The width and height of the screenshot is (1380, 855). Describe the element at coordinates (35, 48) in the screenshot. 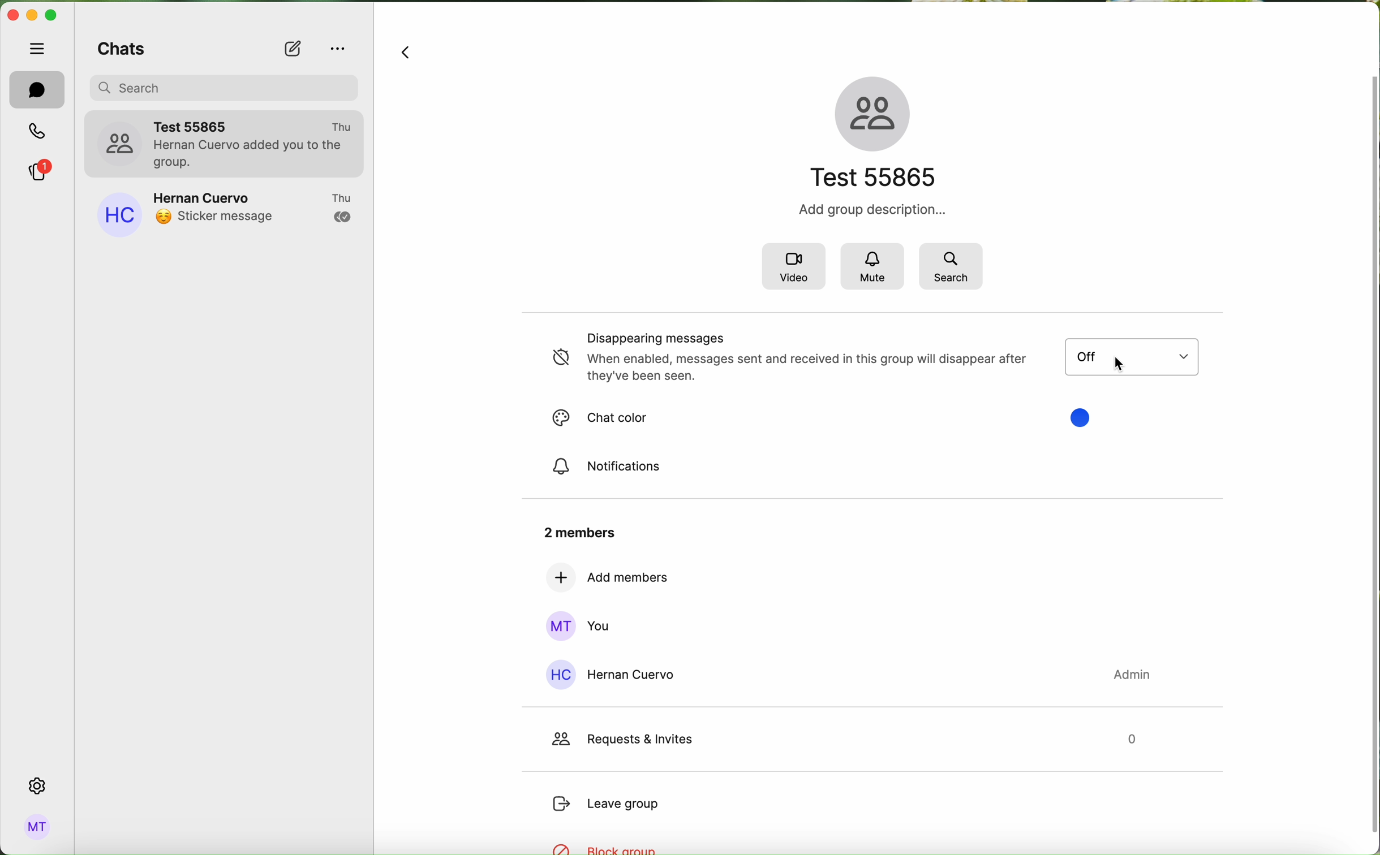

I see `hide tabs` at that location.